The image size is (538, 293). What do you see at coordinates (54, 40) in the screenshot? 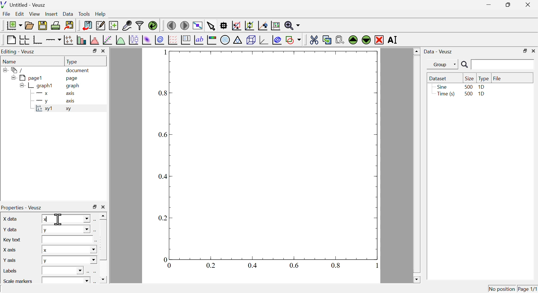
I see `add an axis to the plot` at bounding box center [54, 40].